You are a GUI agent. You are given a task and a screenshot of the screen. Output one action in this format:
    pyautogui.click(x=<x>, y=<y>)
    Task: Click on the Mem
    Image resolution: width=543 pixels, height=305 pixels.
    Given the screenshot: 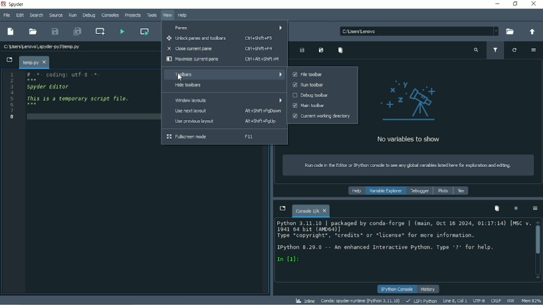 What is the action you would take?
    pyautogui.click(x=531, y=301)
    